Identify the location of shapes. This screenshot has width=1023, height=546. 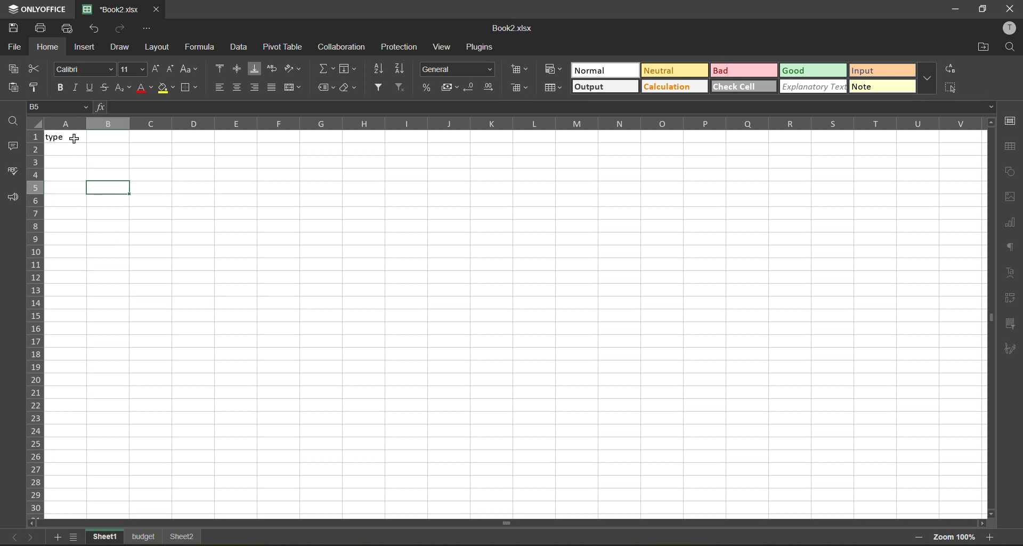
(1008, 172).